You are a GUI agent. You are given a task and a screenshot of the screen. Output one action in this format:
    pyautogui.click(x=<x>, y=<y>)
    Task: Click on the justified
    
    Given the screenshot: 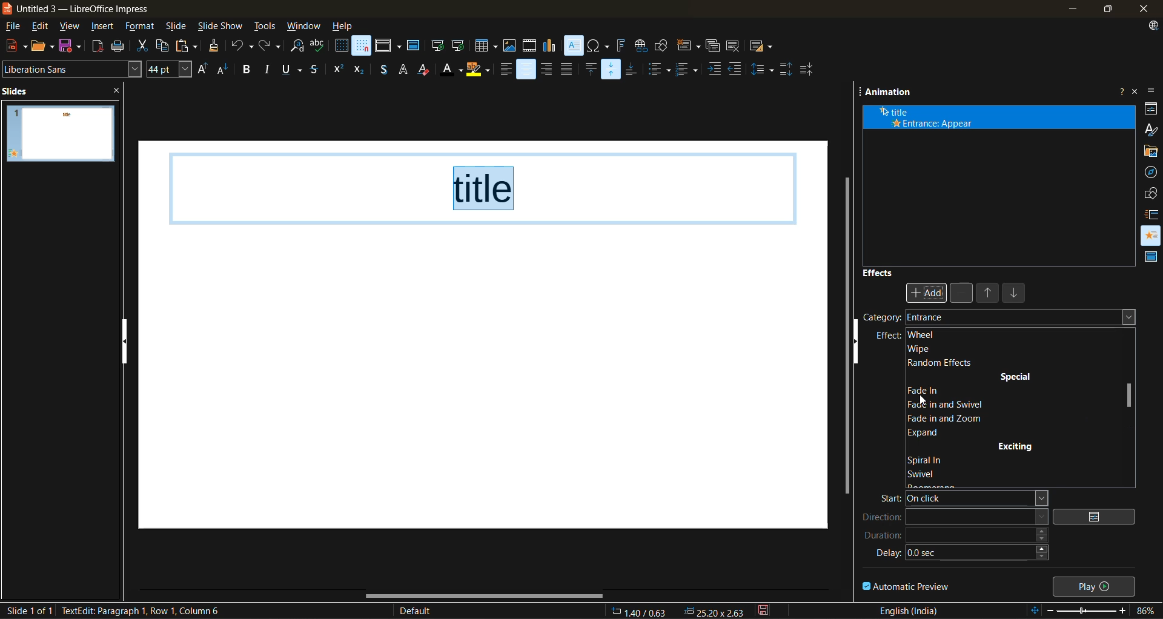 What is the action you would take?
    pyautogui.click(x=569, y=68)
    